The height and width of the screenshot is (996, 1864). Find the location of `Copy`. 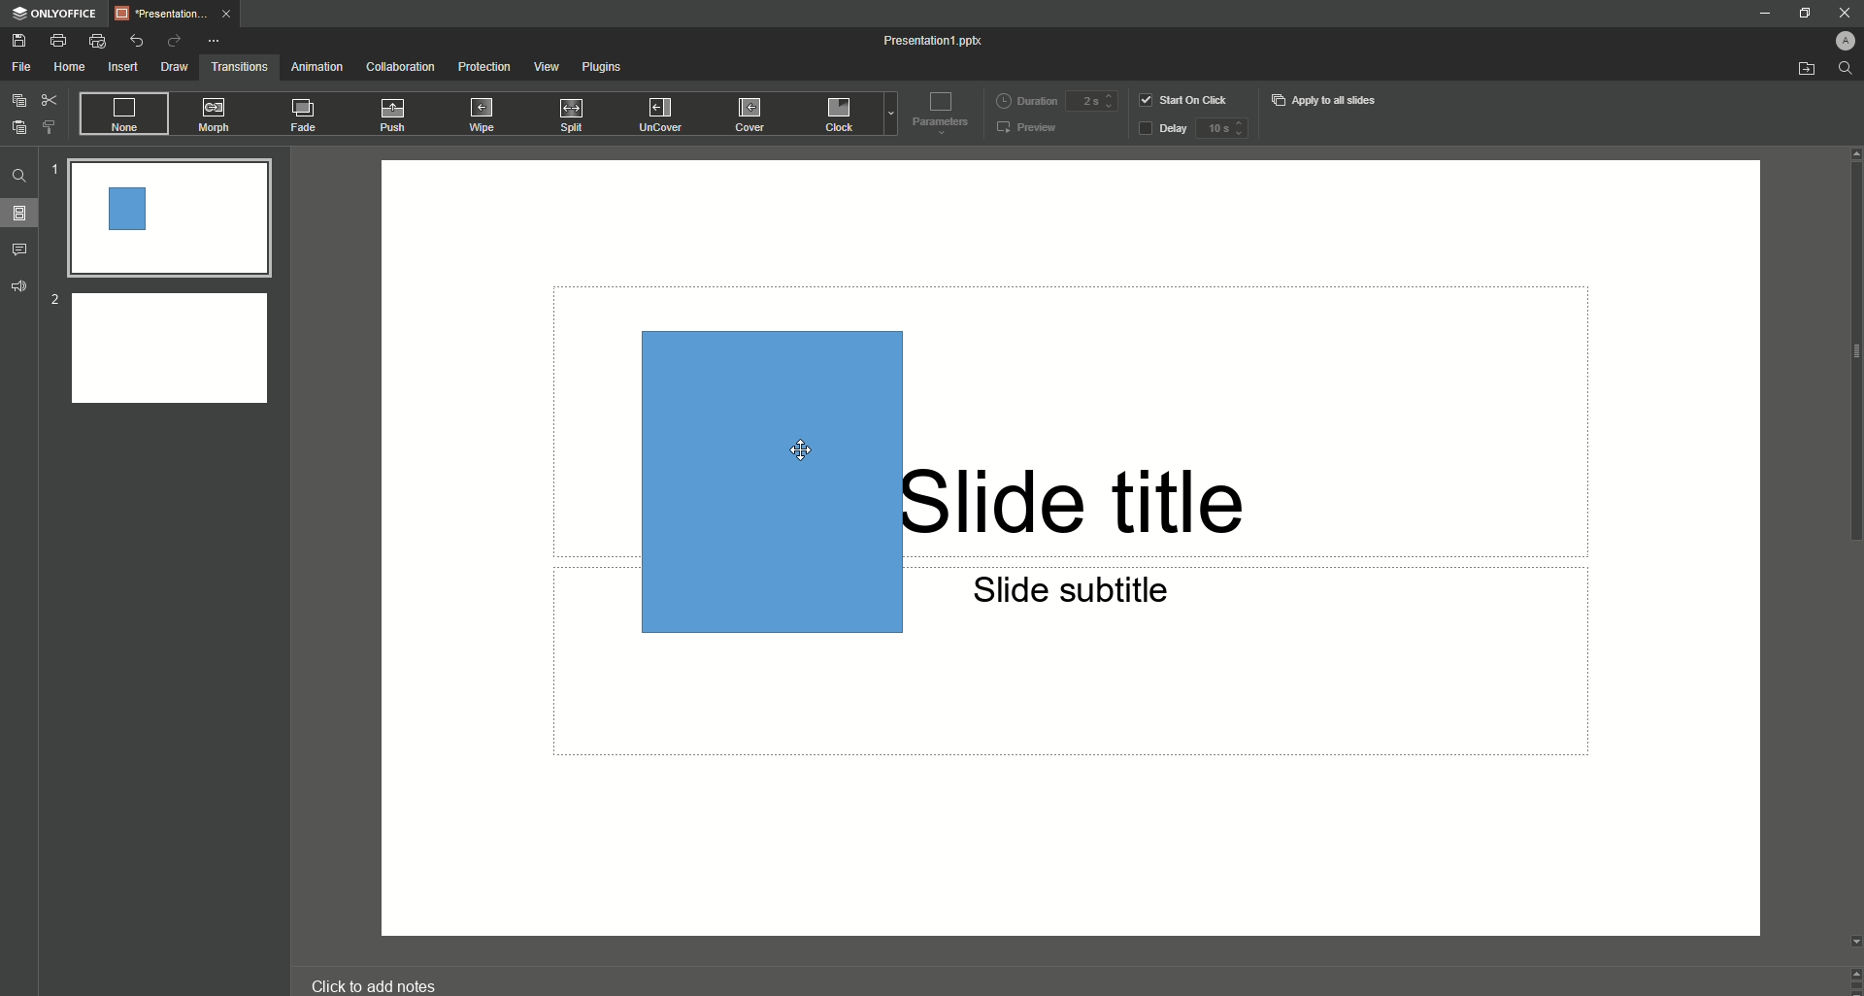

Copy is located at coordinates (16, 102).